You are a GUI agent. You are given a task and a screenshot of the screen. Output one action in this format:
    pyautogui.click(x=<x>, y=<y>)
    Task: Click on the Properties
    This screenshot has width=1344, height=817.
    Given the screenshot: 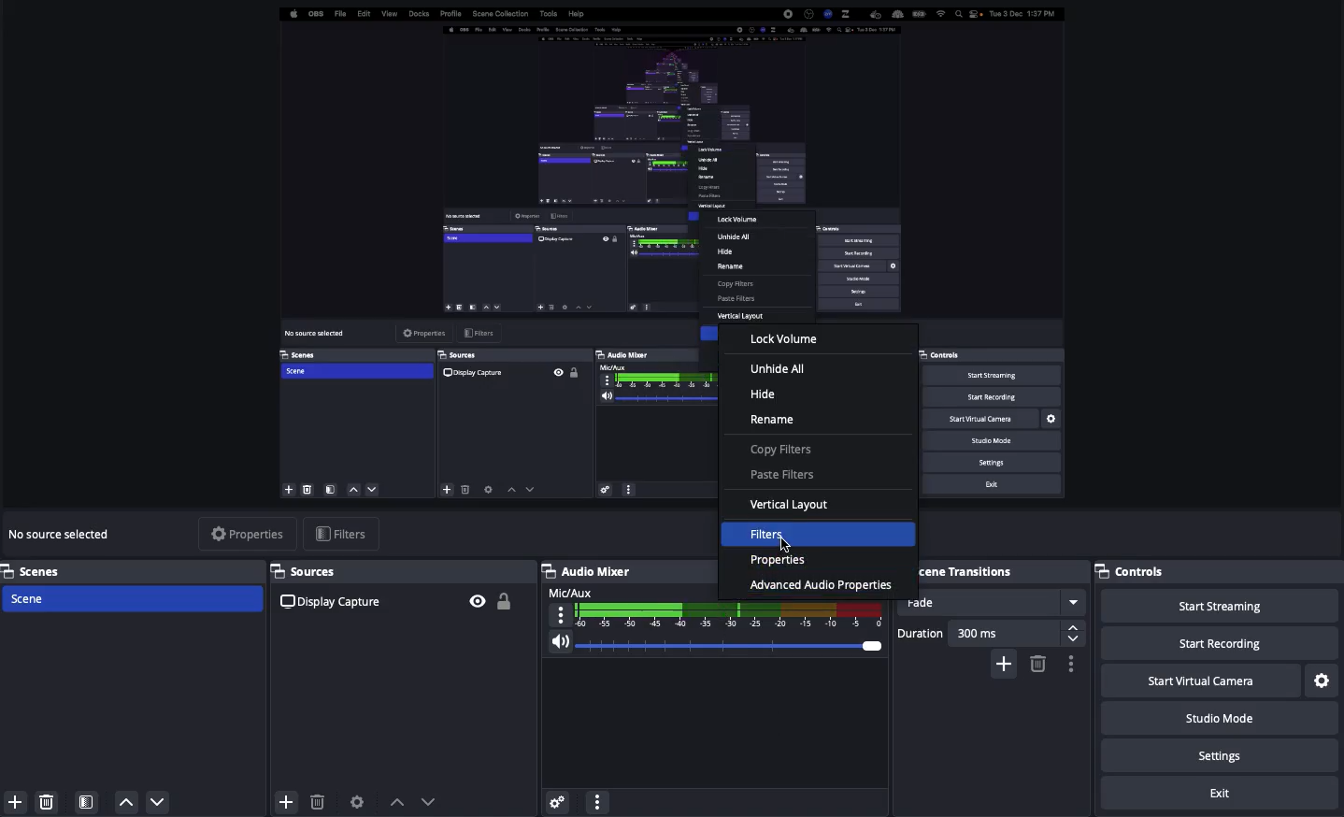 What is the action you would take?
    pyautogui.click(x=777, y=560)
    